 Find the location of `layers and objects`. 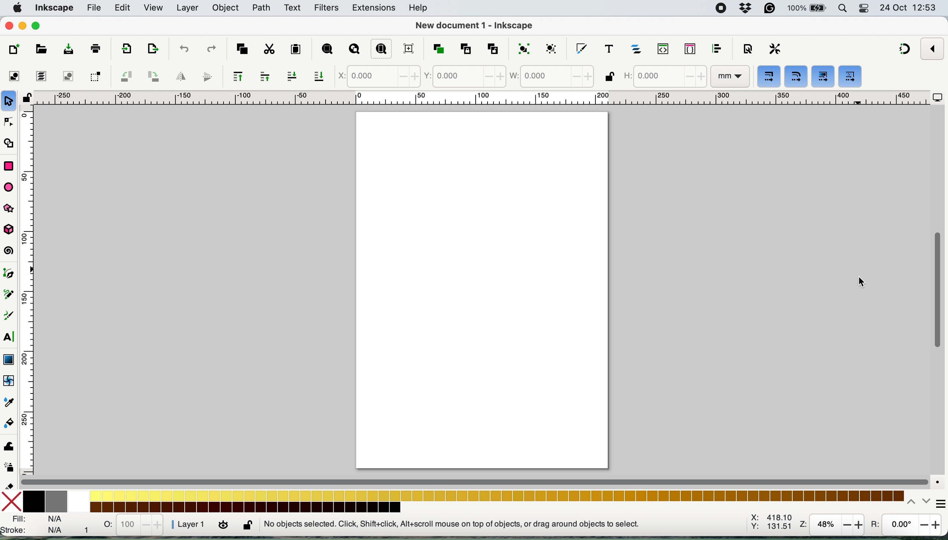

layers and objects is located at coordinates (640, 47).